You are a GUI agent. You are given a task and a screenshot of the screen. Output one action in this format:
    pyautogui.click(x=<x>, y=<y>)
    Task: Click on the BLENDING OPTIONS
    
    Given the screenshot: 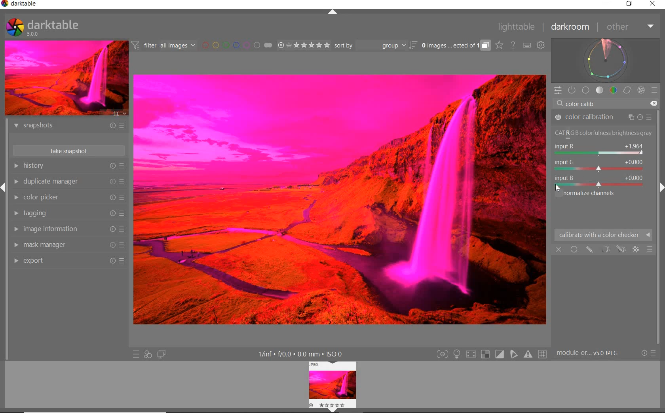 What is the action you would take?
    pyautogui.click(x=650, y=250)
    